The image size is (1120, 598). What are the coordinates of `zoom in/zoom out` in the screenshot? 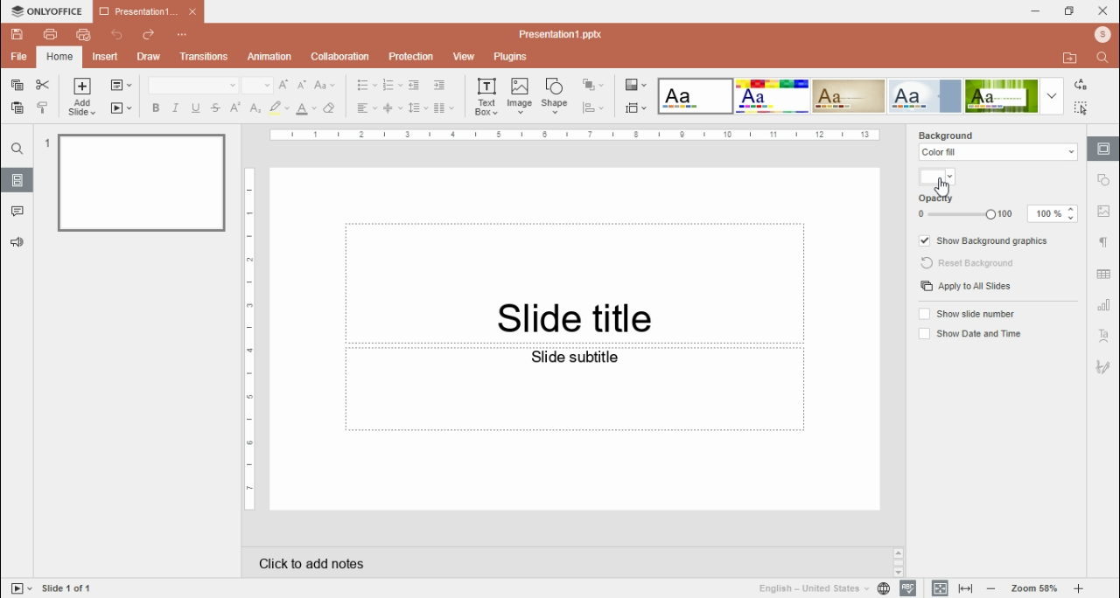 It's located at (1034, 589).